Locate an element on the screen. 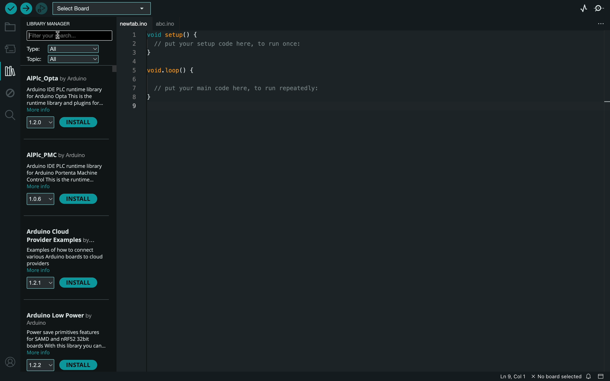 Image resolution: width=610 pixels, height=381 pixels. description is located at coordinates (67, 341).